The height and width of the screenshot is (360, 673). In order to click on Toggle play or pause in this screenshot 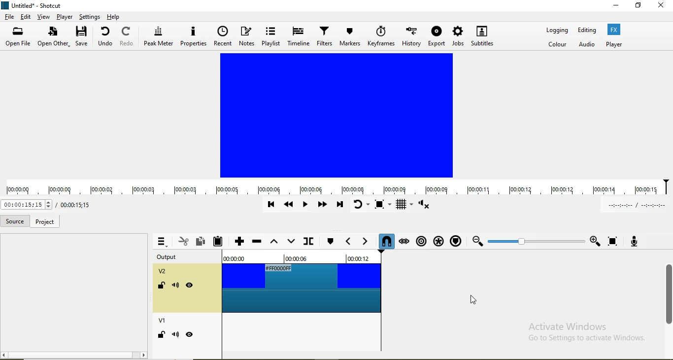, I will do `click(306, 207)`.